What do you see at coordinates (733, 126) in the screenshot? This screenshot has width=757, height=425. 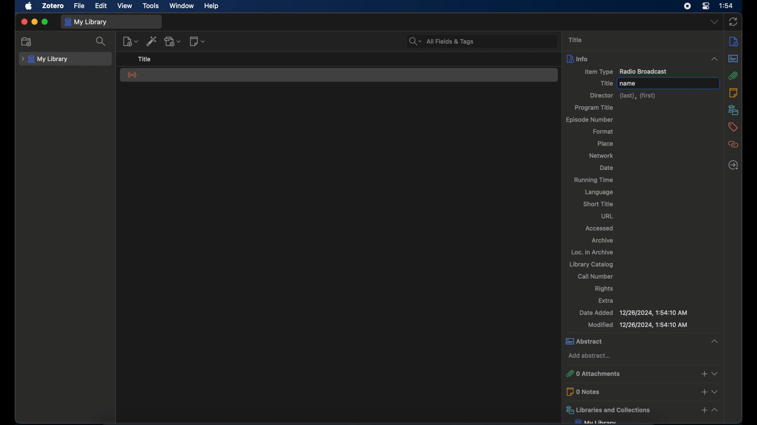 I see `tags` at bounding box center [733, 126].